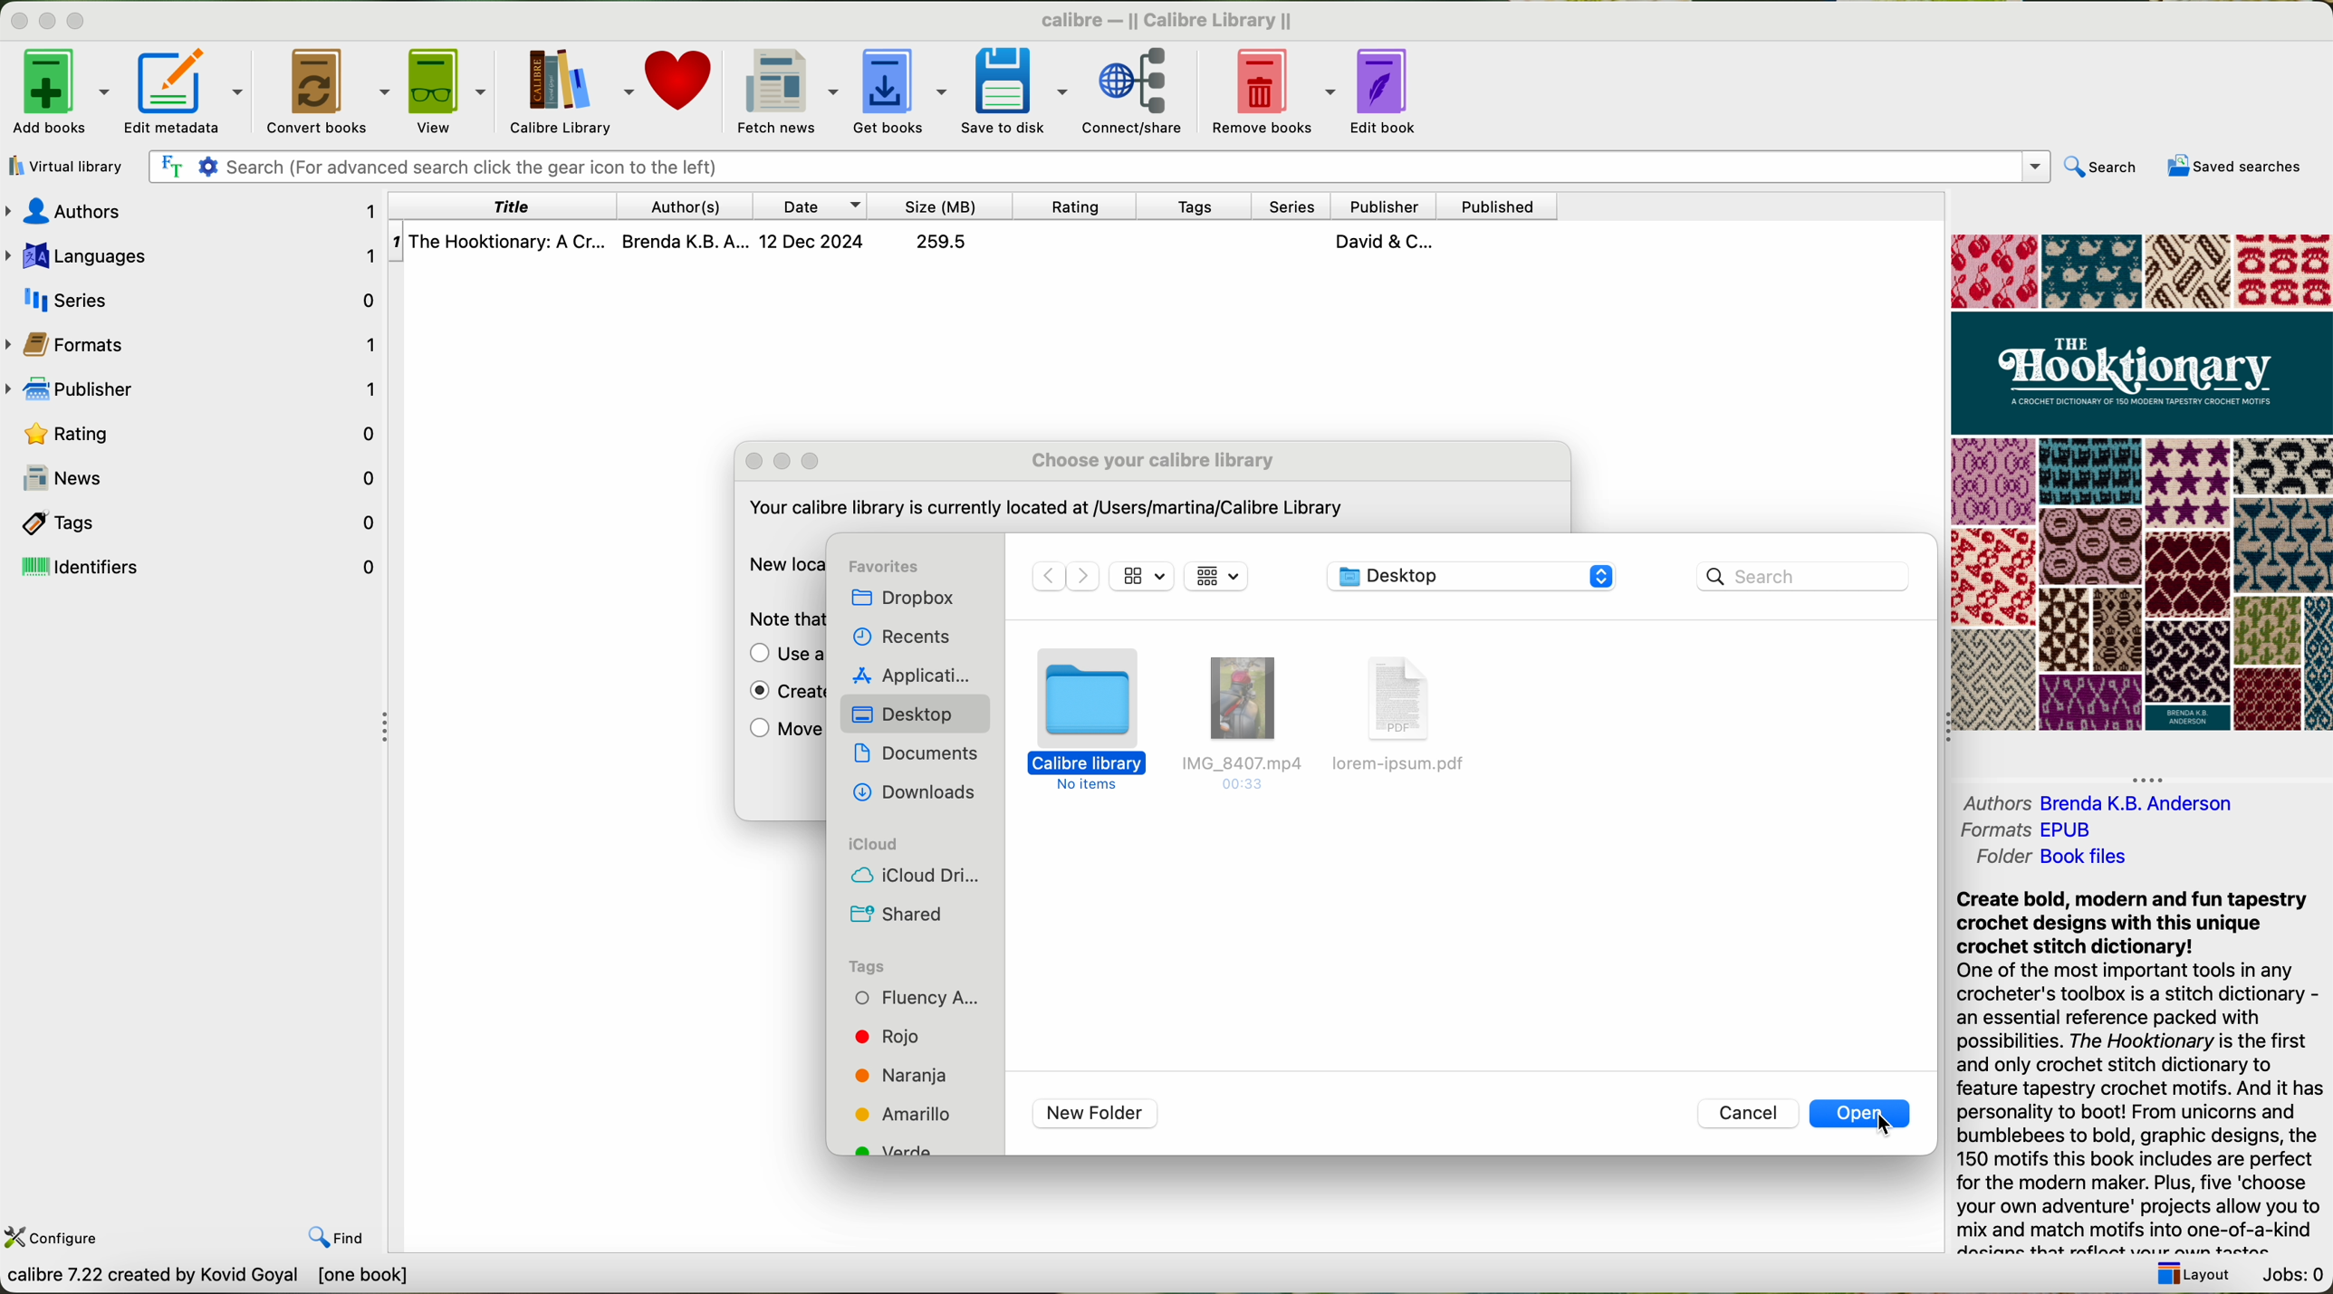 This screenshot has height=1294, width=2333. Describe the element at coordinates (77, 20) in the screenshot. I see `maximize` at that location.